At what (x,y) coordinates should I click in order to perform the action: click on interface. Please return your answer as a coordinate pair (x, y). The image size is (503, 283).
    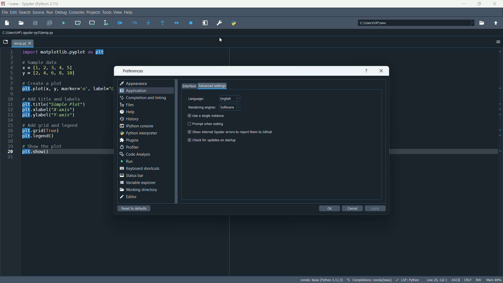
    Looking at the image, I should click on (189, 86).